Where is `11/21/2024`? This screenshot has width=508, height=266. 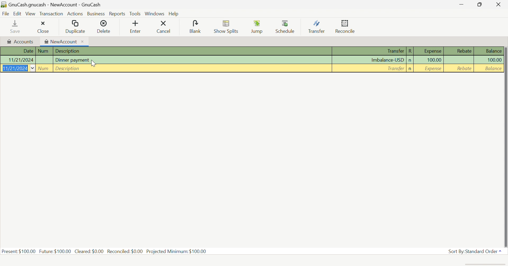
11/21/2024 is located at coordinates (22, 60).